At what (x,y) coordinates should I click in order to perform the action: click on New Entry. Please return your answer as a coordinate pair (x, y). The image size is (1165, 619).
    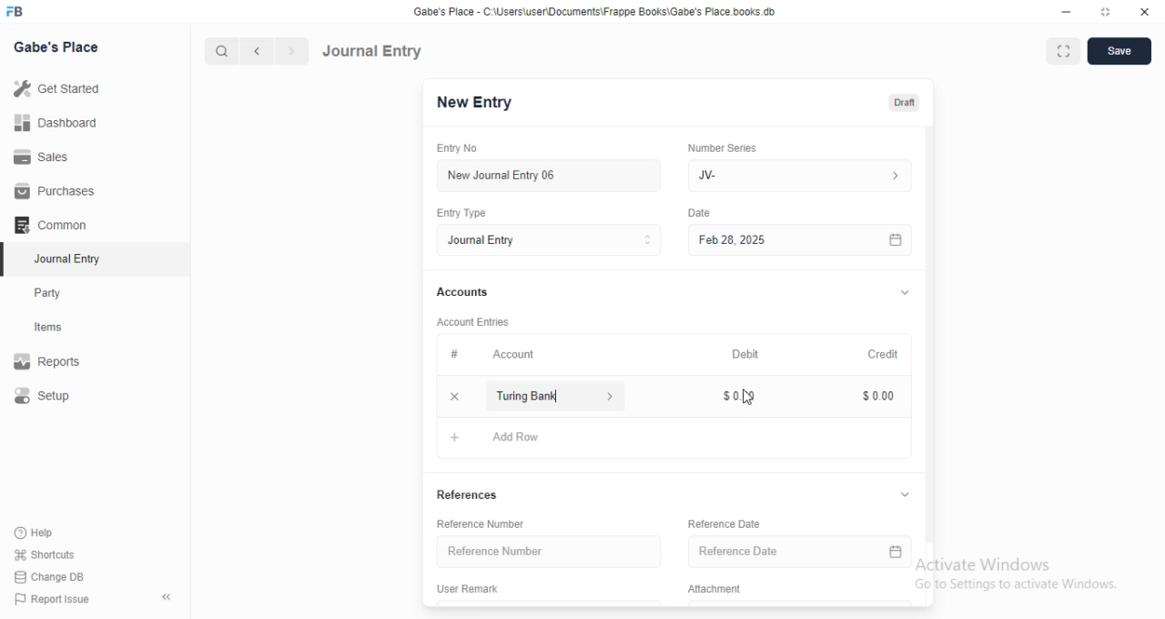
    Looking at the image, I should click on (472, 103).